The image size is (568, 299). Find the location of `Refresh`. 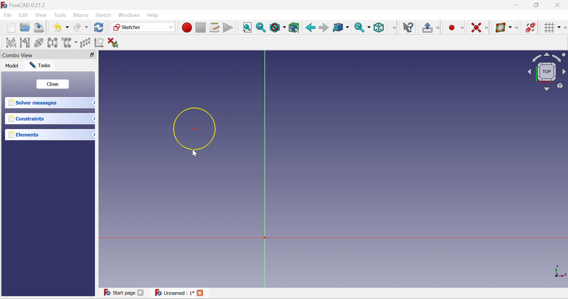

Refresh is located at coordinates (100, 28).